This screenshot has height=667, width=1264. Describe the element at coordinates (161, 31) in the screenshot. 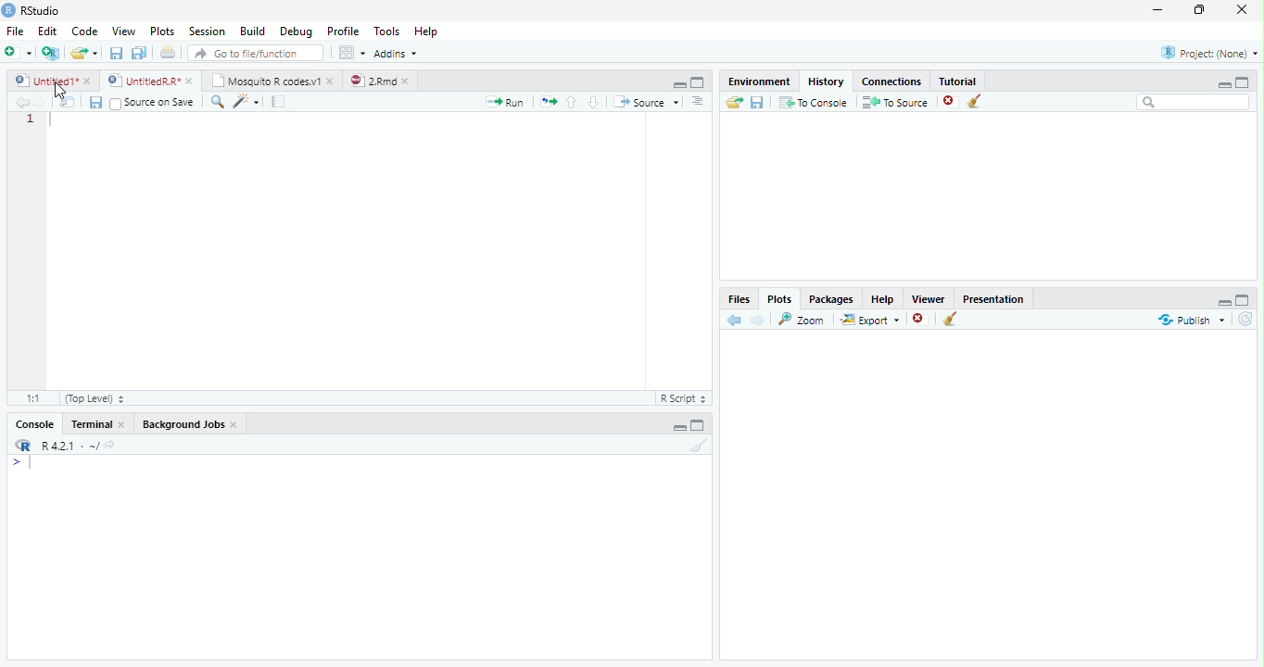

I see `Plots` at that location.